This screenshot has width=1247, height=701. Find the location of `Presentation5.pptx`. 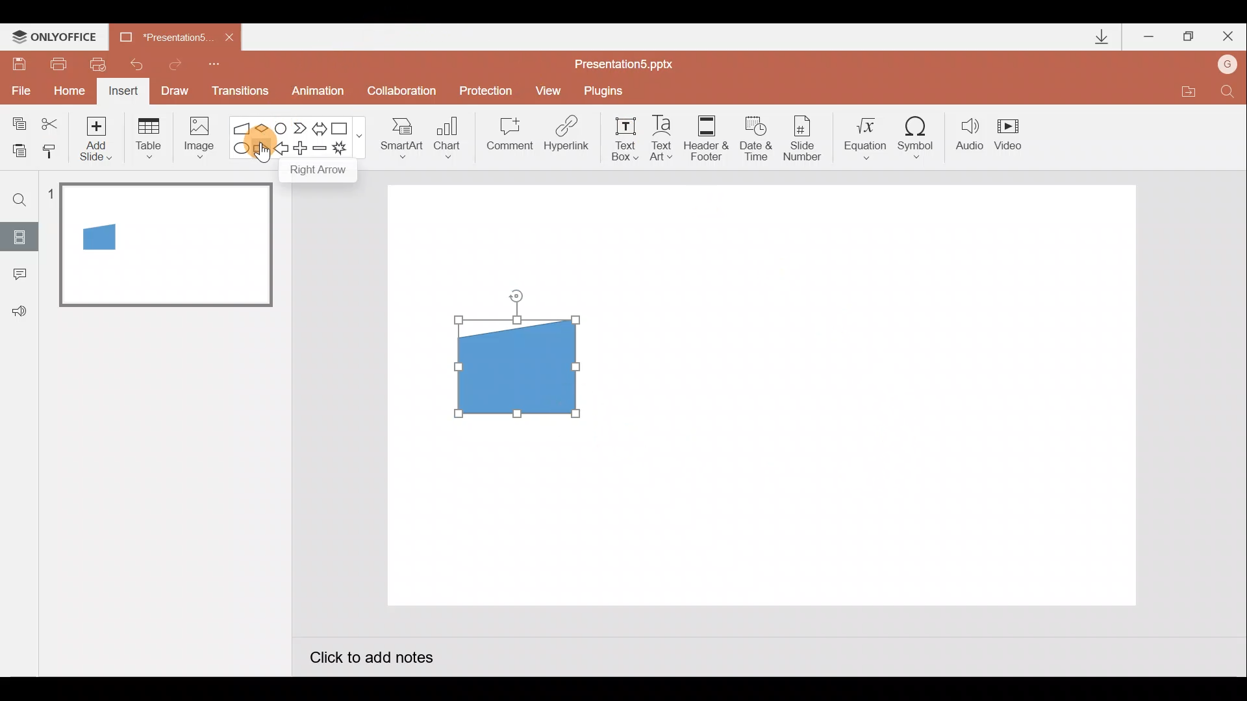

Presentation5.pptx is located at coordinates (633, 61).